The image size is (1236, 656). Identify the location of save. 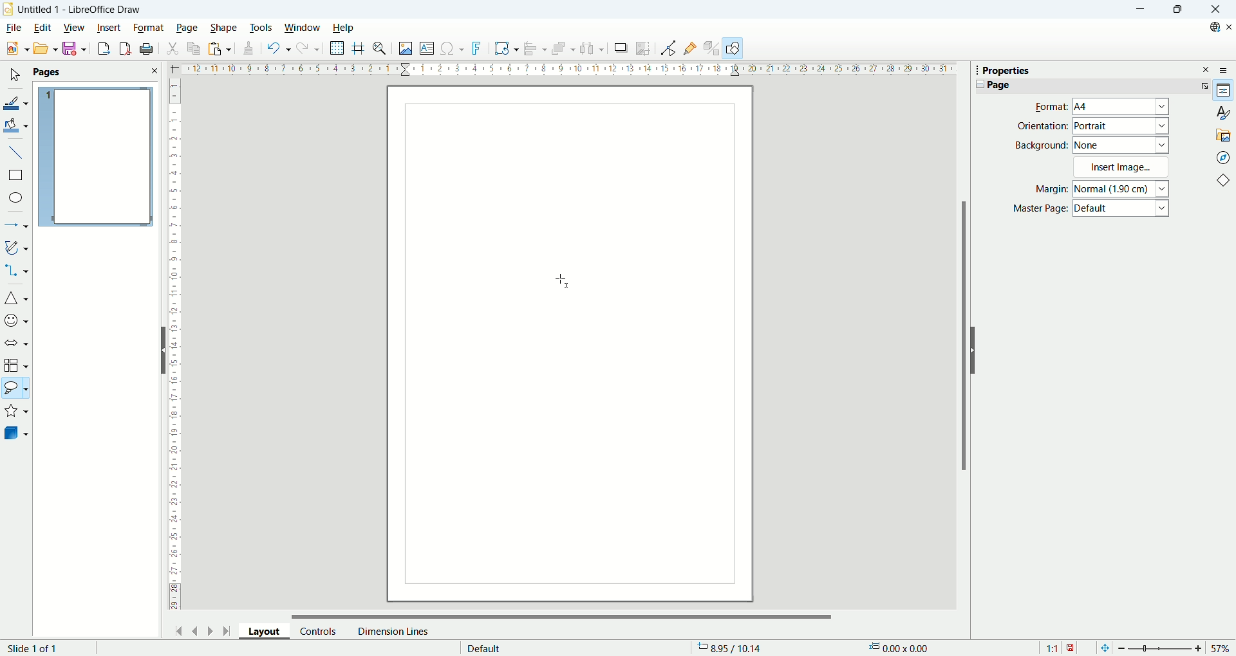
(75, 49).